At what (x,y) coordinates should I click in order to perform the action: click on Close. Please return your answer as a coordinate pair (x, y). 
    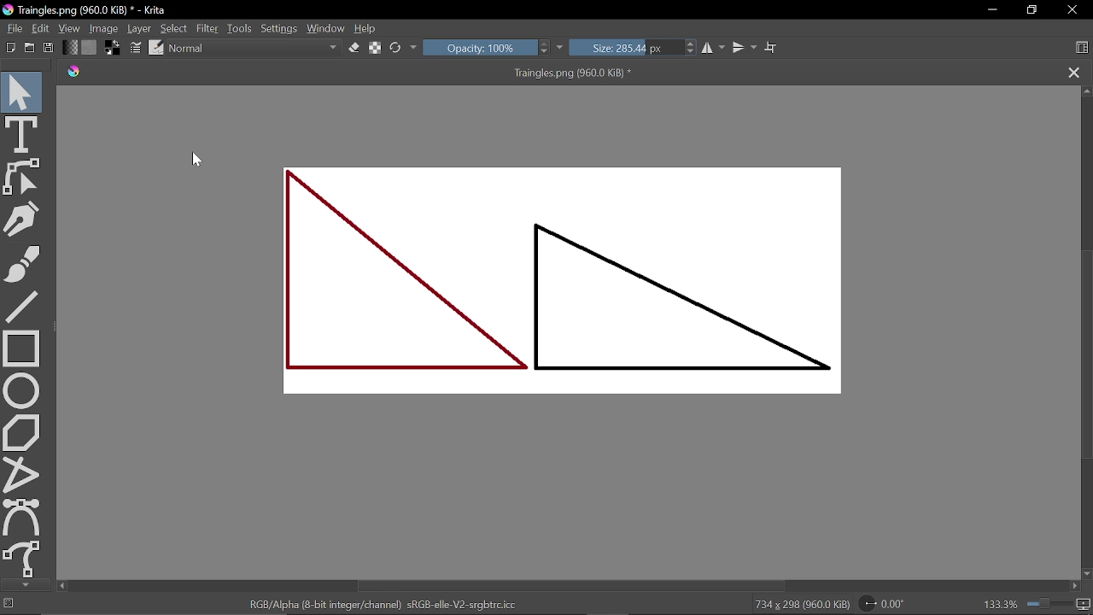
    Looking at the image, I should click on (1070, 10).